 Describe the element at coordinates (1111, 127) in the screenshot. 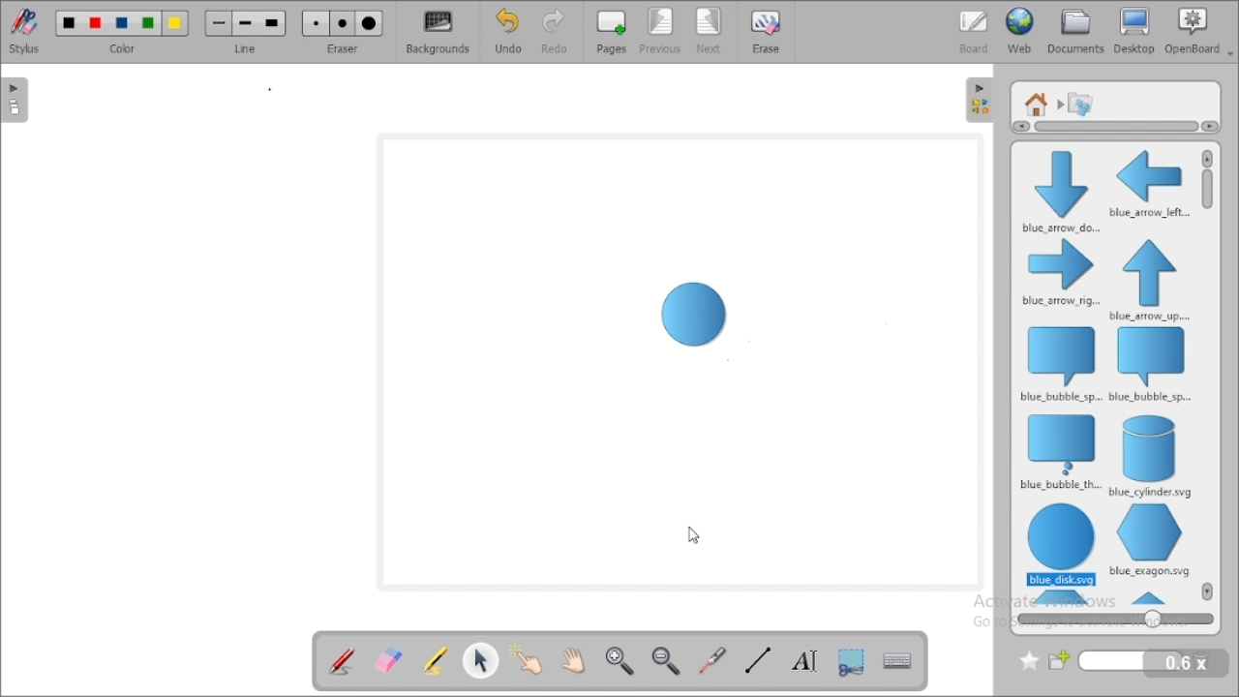

I see `horizontal scroll bar` at that location.